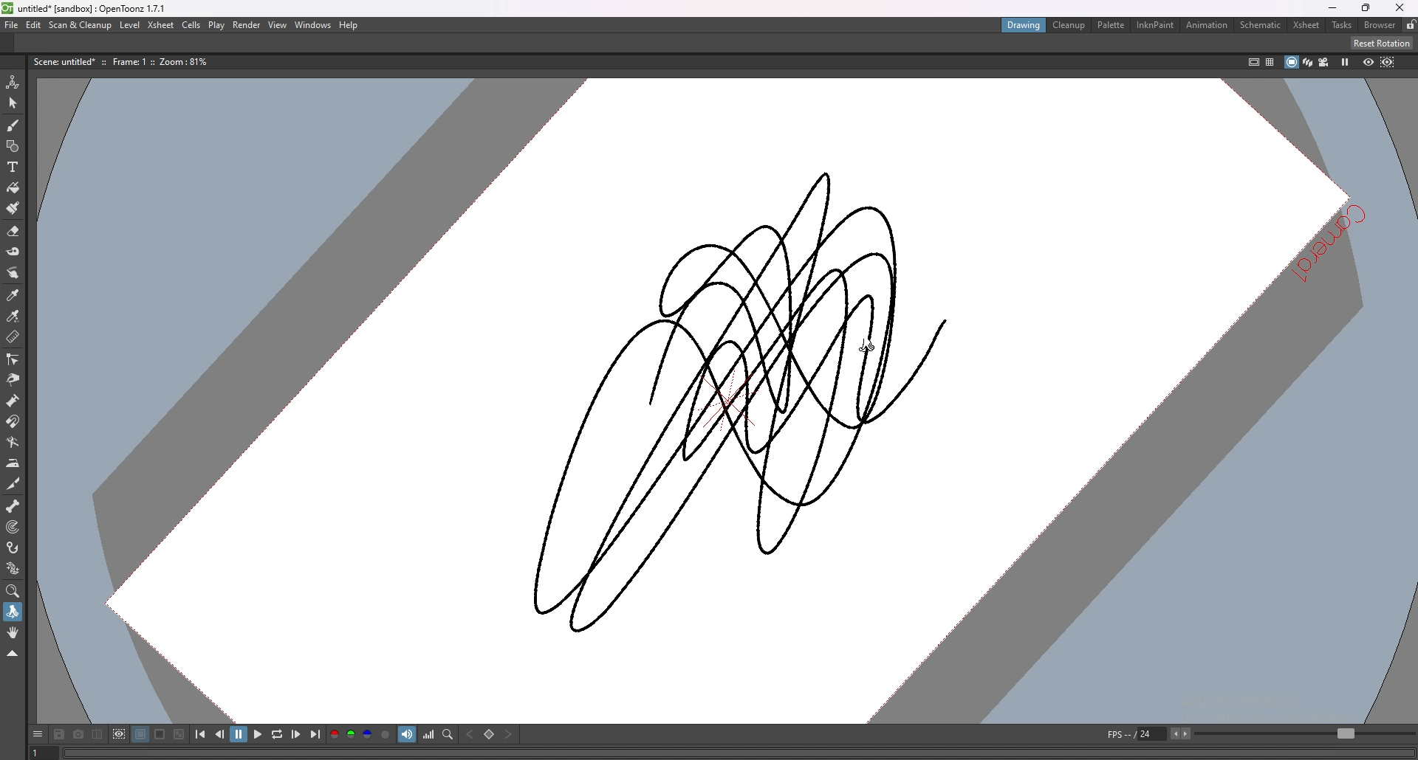 The width and height of the screenshot is (1418, 760). Describe the element at coordinates (1324, 63) in the screenshot. I see `camera view` at that location.